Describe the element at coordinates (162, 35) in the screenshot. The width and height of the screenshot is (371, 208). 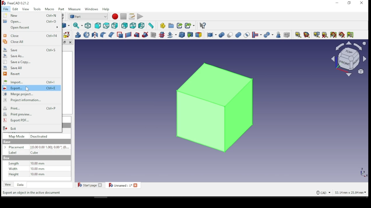
I see `cross sections` at that location.